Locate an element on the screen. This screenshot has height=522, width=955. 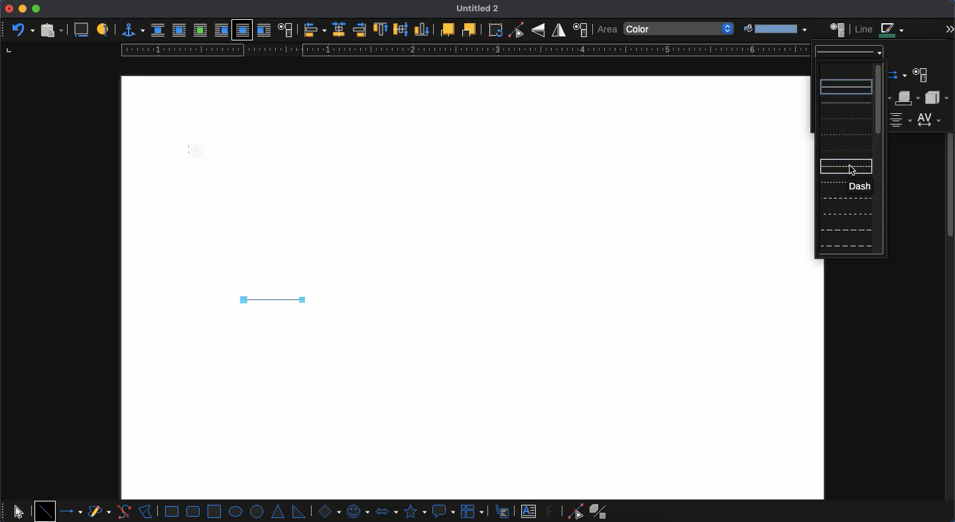
Line is located at coordinates (271, 299).